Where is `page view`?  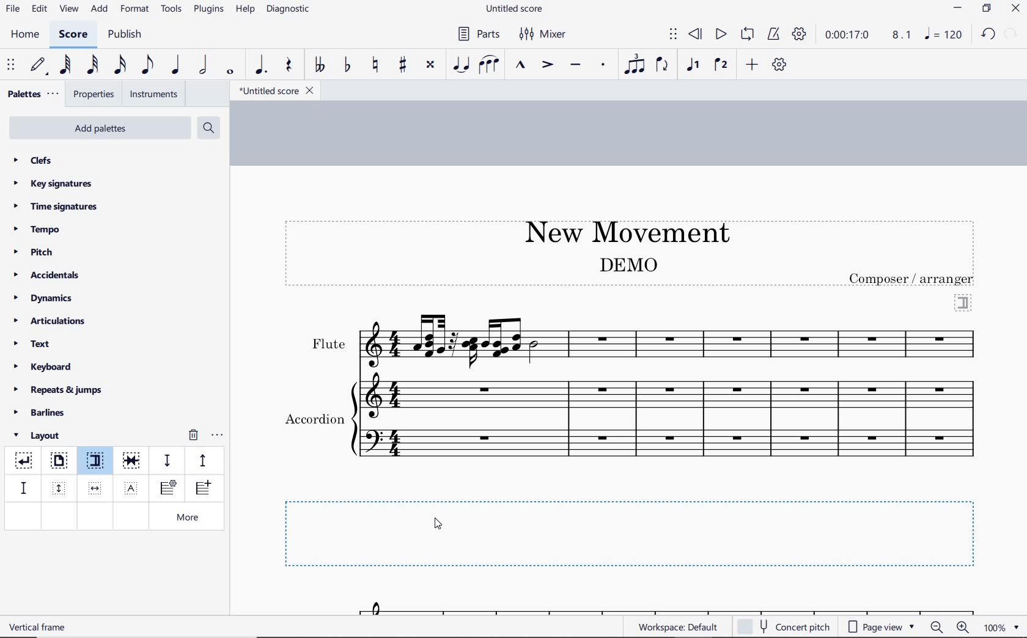
page view is located at coordinates (882, 627).